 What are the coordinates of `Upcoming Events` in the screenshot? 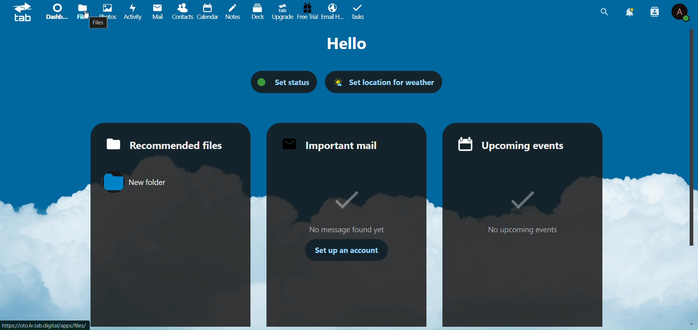 It's located at (513, 144).